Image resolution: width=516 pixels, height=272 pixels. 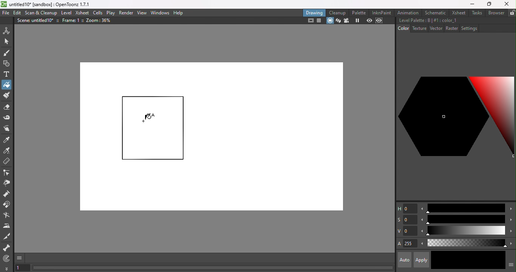 What do you see at coordinates (428, 20) in the screenshot?
I see `Level Palette` at bounding box center [428, 20].